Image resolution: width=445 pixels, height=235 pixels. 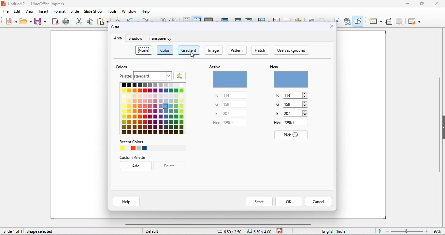 What do you see at coordinates (160, 38) in the screenshot?
I see `transparency` at bounding box center [160, 38].